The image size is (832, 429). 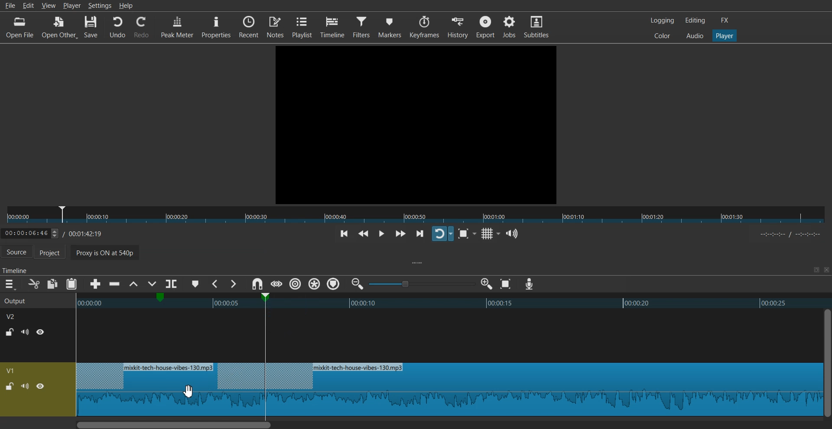 I want to click on Timeline, so click(x=333, y=27).